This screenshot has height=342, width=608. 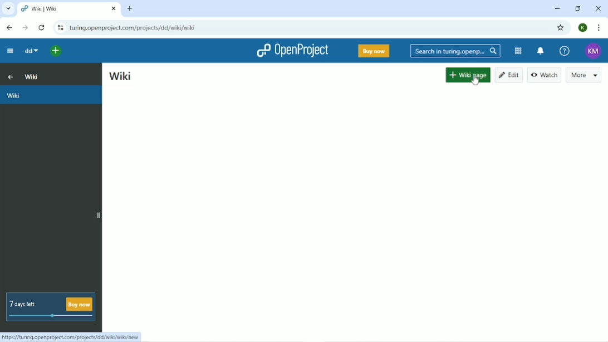 I want to click on Site, so click(x=134, y=27).